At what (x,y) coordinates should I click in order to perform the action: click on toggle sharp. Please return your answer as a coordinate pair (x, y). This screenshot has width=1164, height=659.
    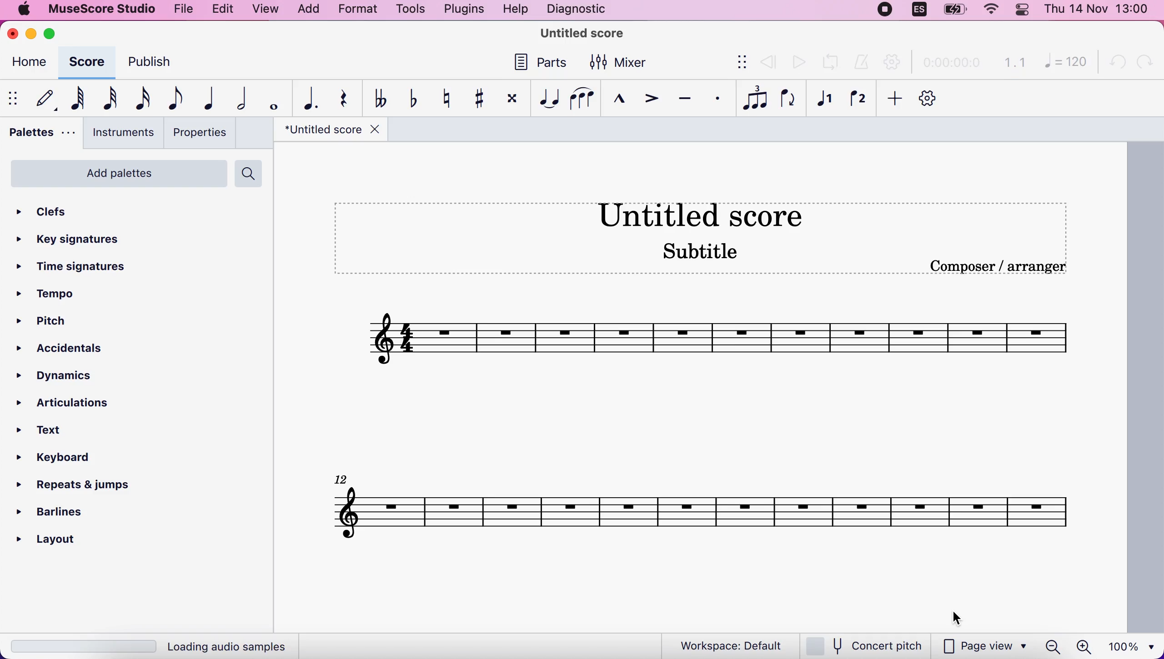
    Looking at the image, I should click on (476, 99).